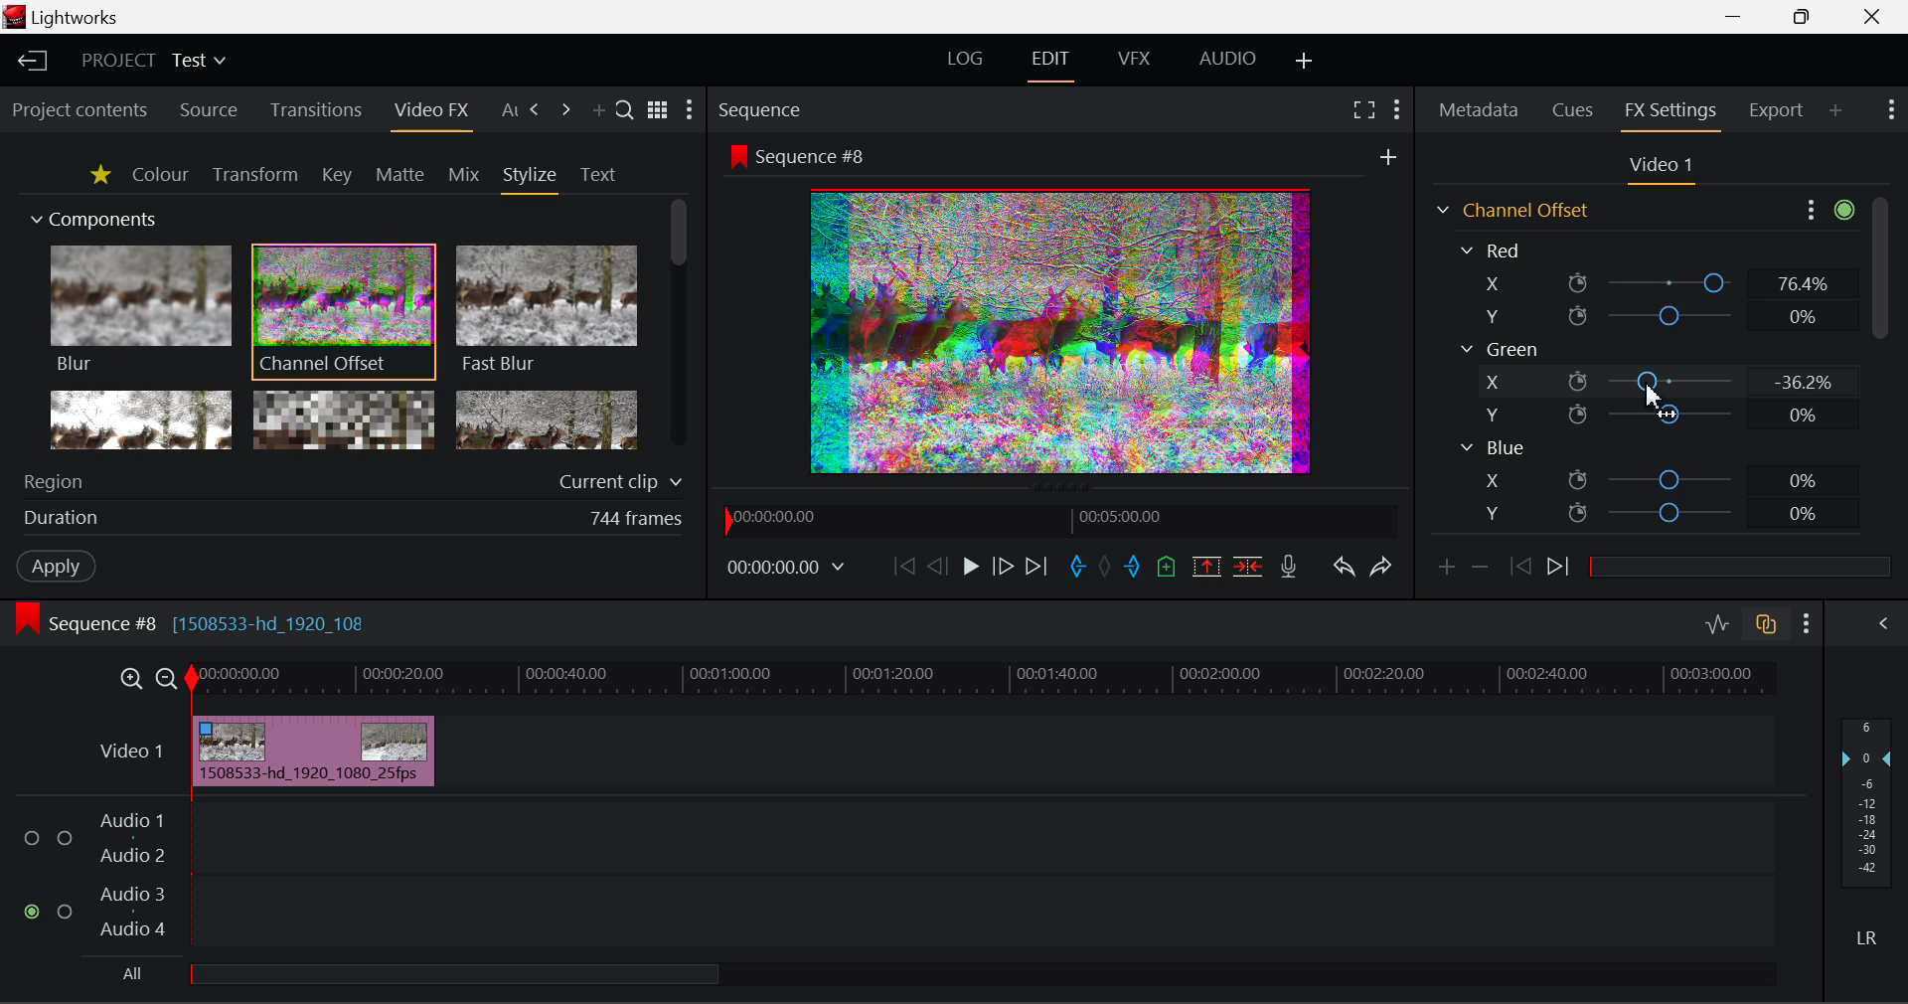  What do you see at coordinates (935, 567) in the screenshot?
I see `Go Back` at bounding box center [935, 567].